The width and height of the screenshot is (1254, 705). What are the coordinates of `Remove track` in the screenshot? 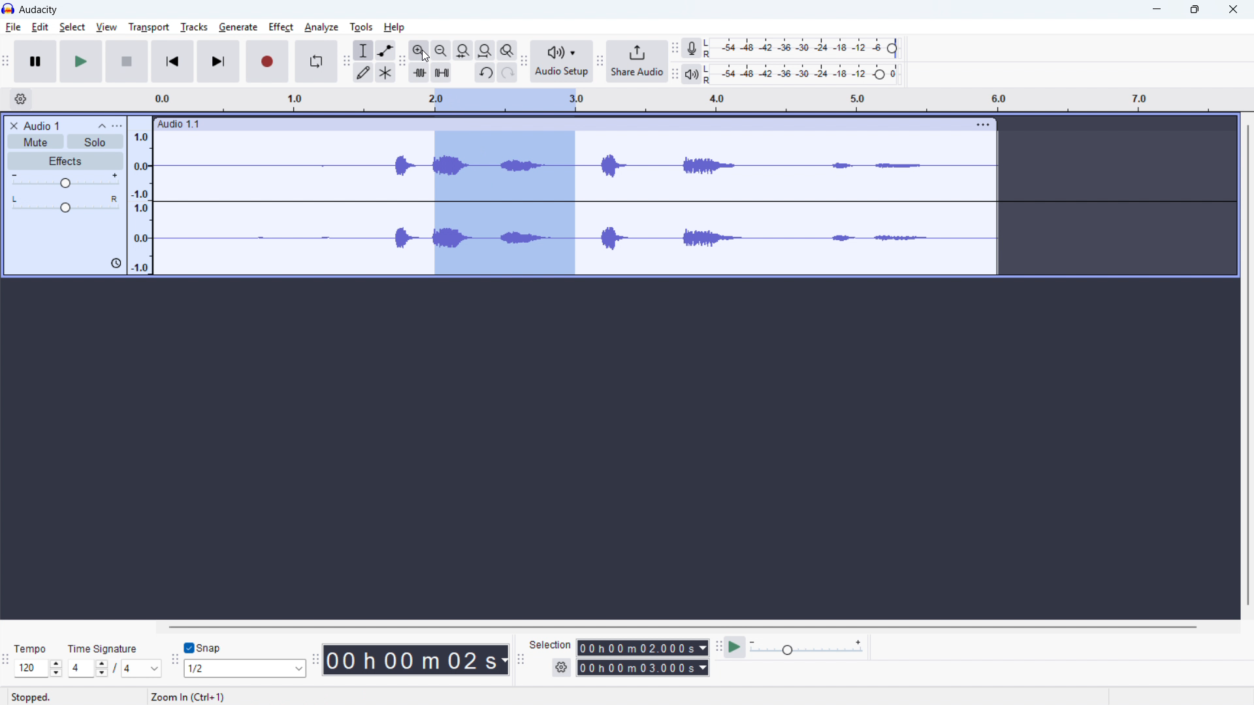 It's located at (14, 125).